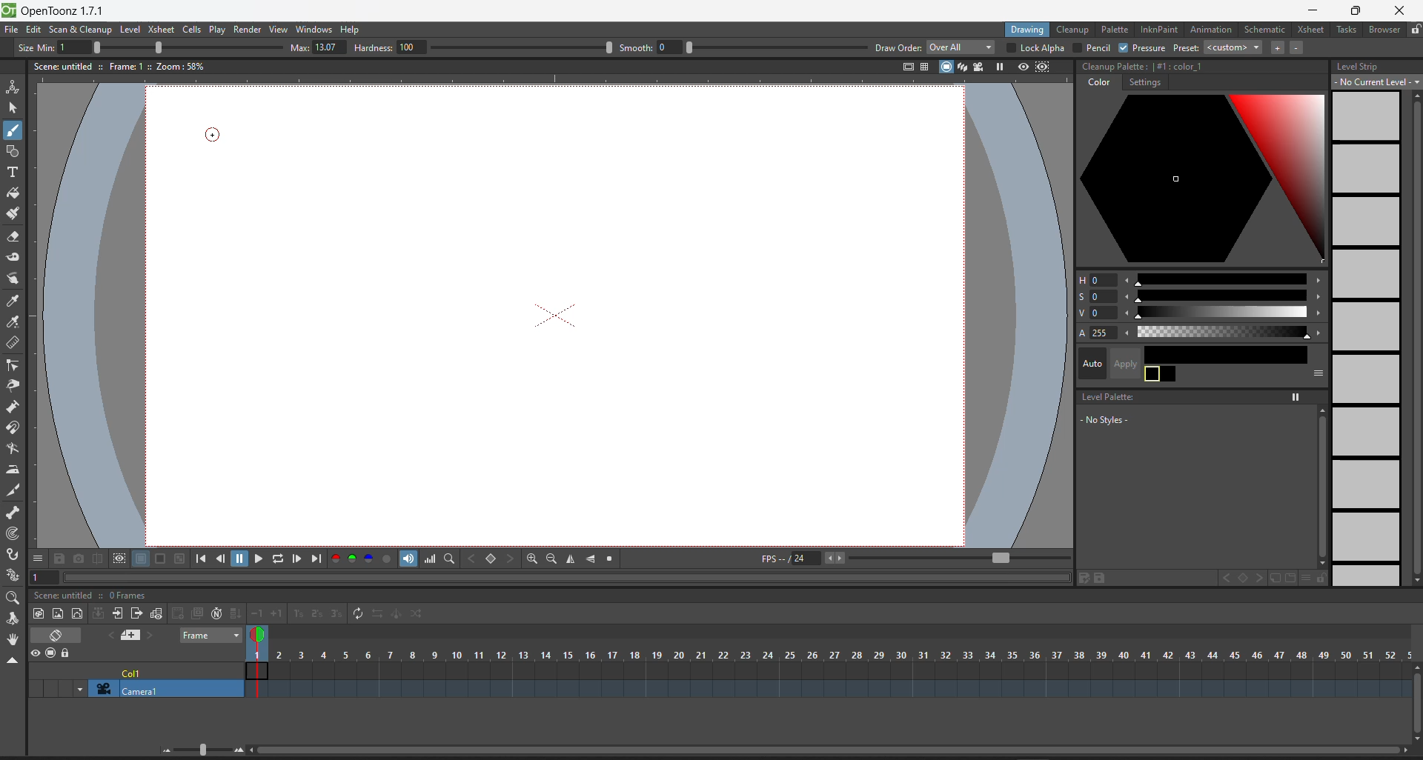 This screenshot has width=1423, height=760. What do you see at coordinates (98, 558) in the screenshot?
I see `compare to a snapshot` at bounding box center [98, 558].